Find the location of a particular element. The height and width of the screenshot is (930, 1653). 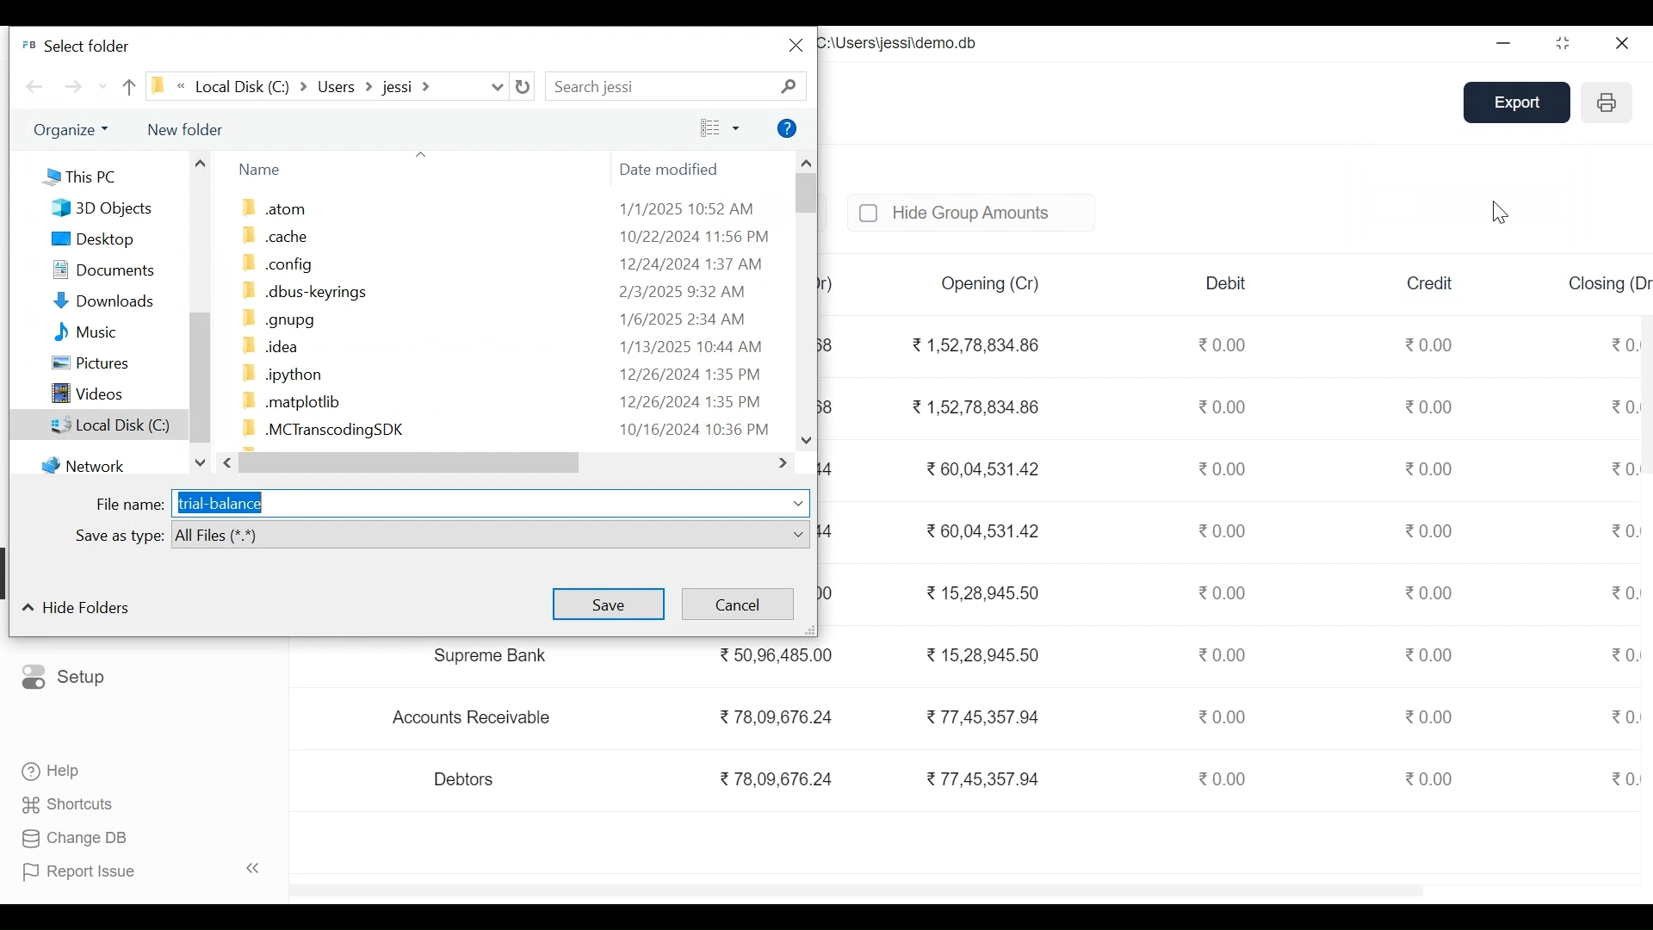

1/6/2025 2:34 AM is located at coordinates (685, 319).